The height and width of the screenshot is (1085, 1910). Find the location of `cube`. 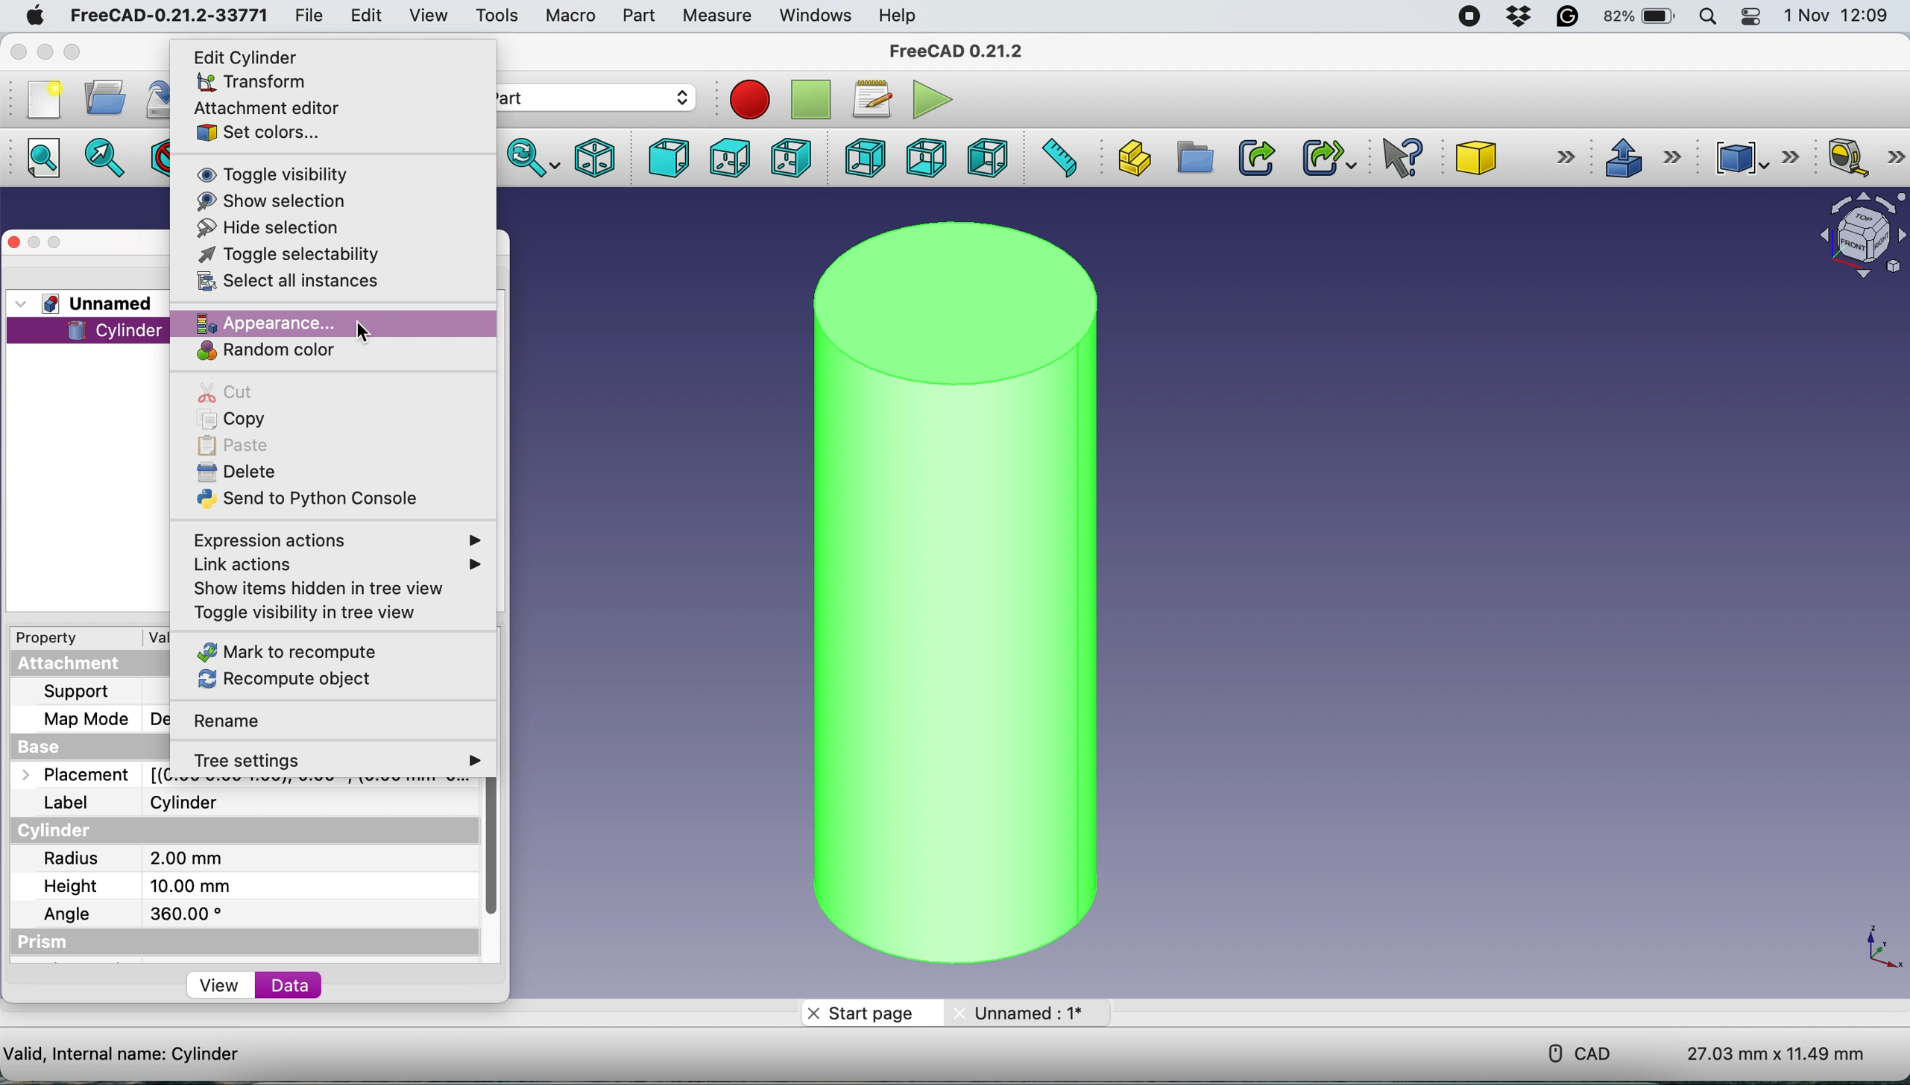

cube is located at coordinates (1516, 154).